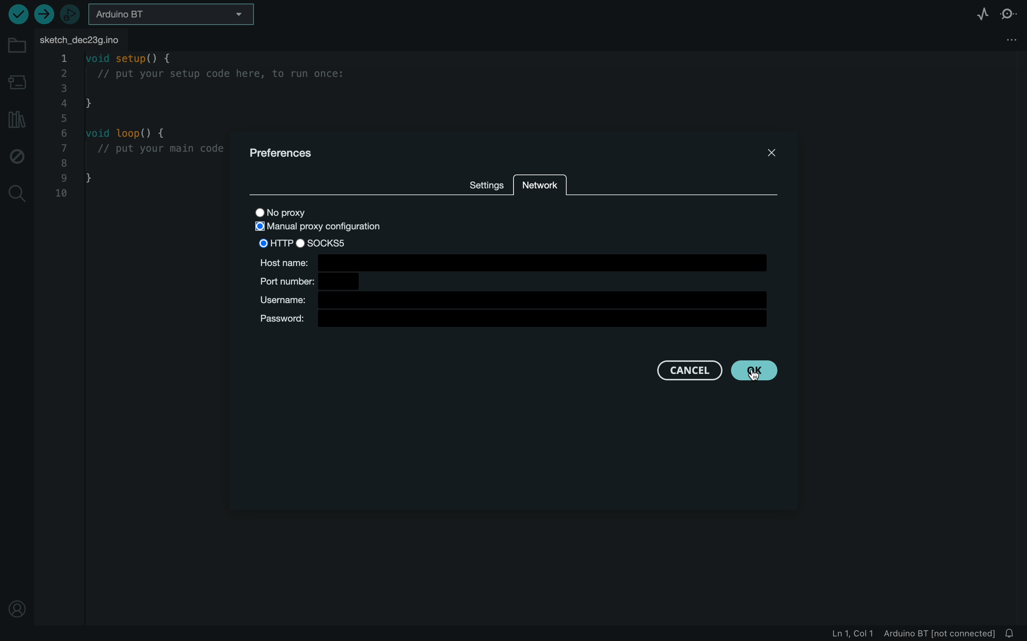 This screenshot has width=1027, height=641. What do you see at coordinates (137, 128) in the screenshot?
I see `code` at bounding box center [137, 128].